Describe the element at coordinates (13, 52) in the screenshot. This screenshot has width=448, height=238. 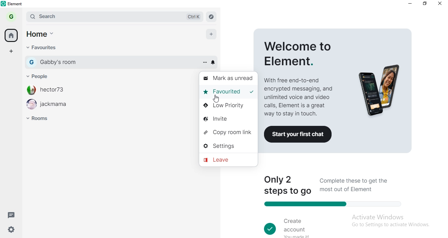
I see `add space` at that location.